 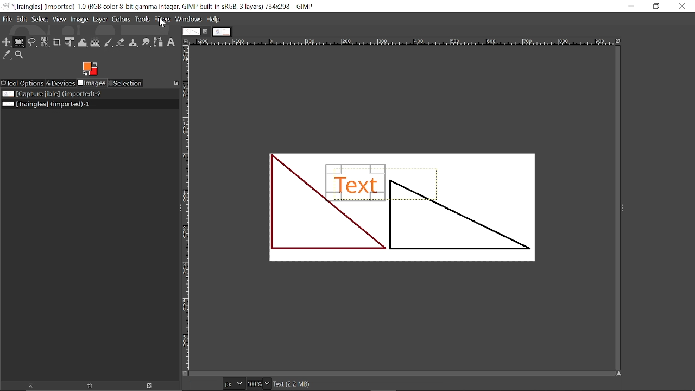 What do you see at coordinates (149, 386) in the screenshot?
I see `Delete Image` at bounding box center [149, 386].